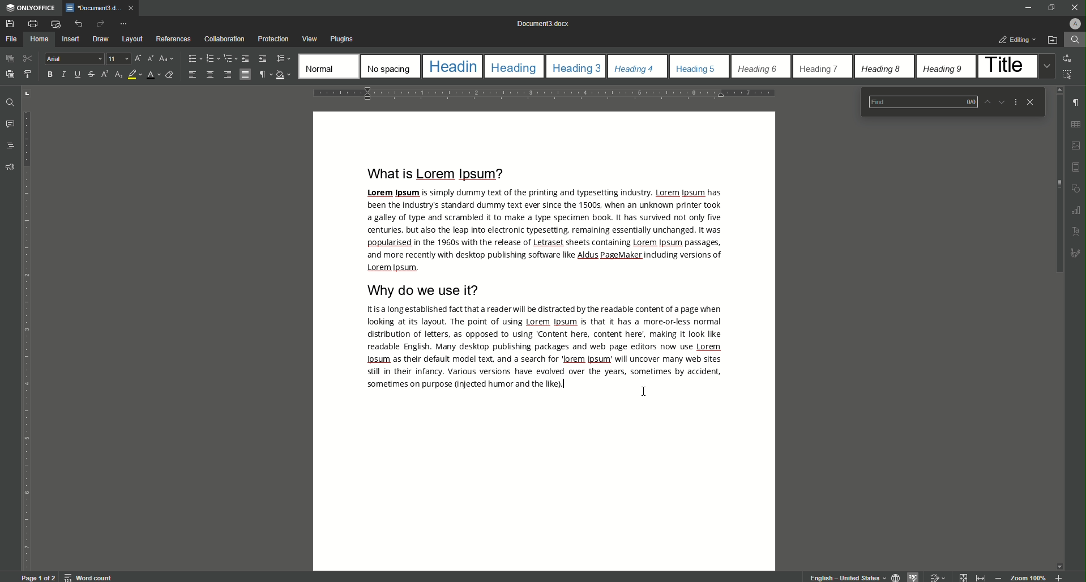 Image resolution: width=1086 pixels, height=582 pixels. I want to click on Subscript, so click(119, 75).